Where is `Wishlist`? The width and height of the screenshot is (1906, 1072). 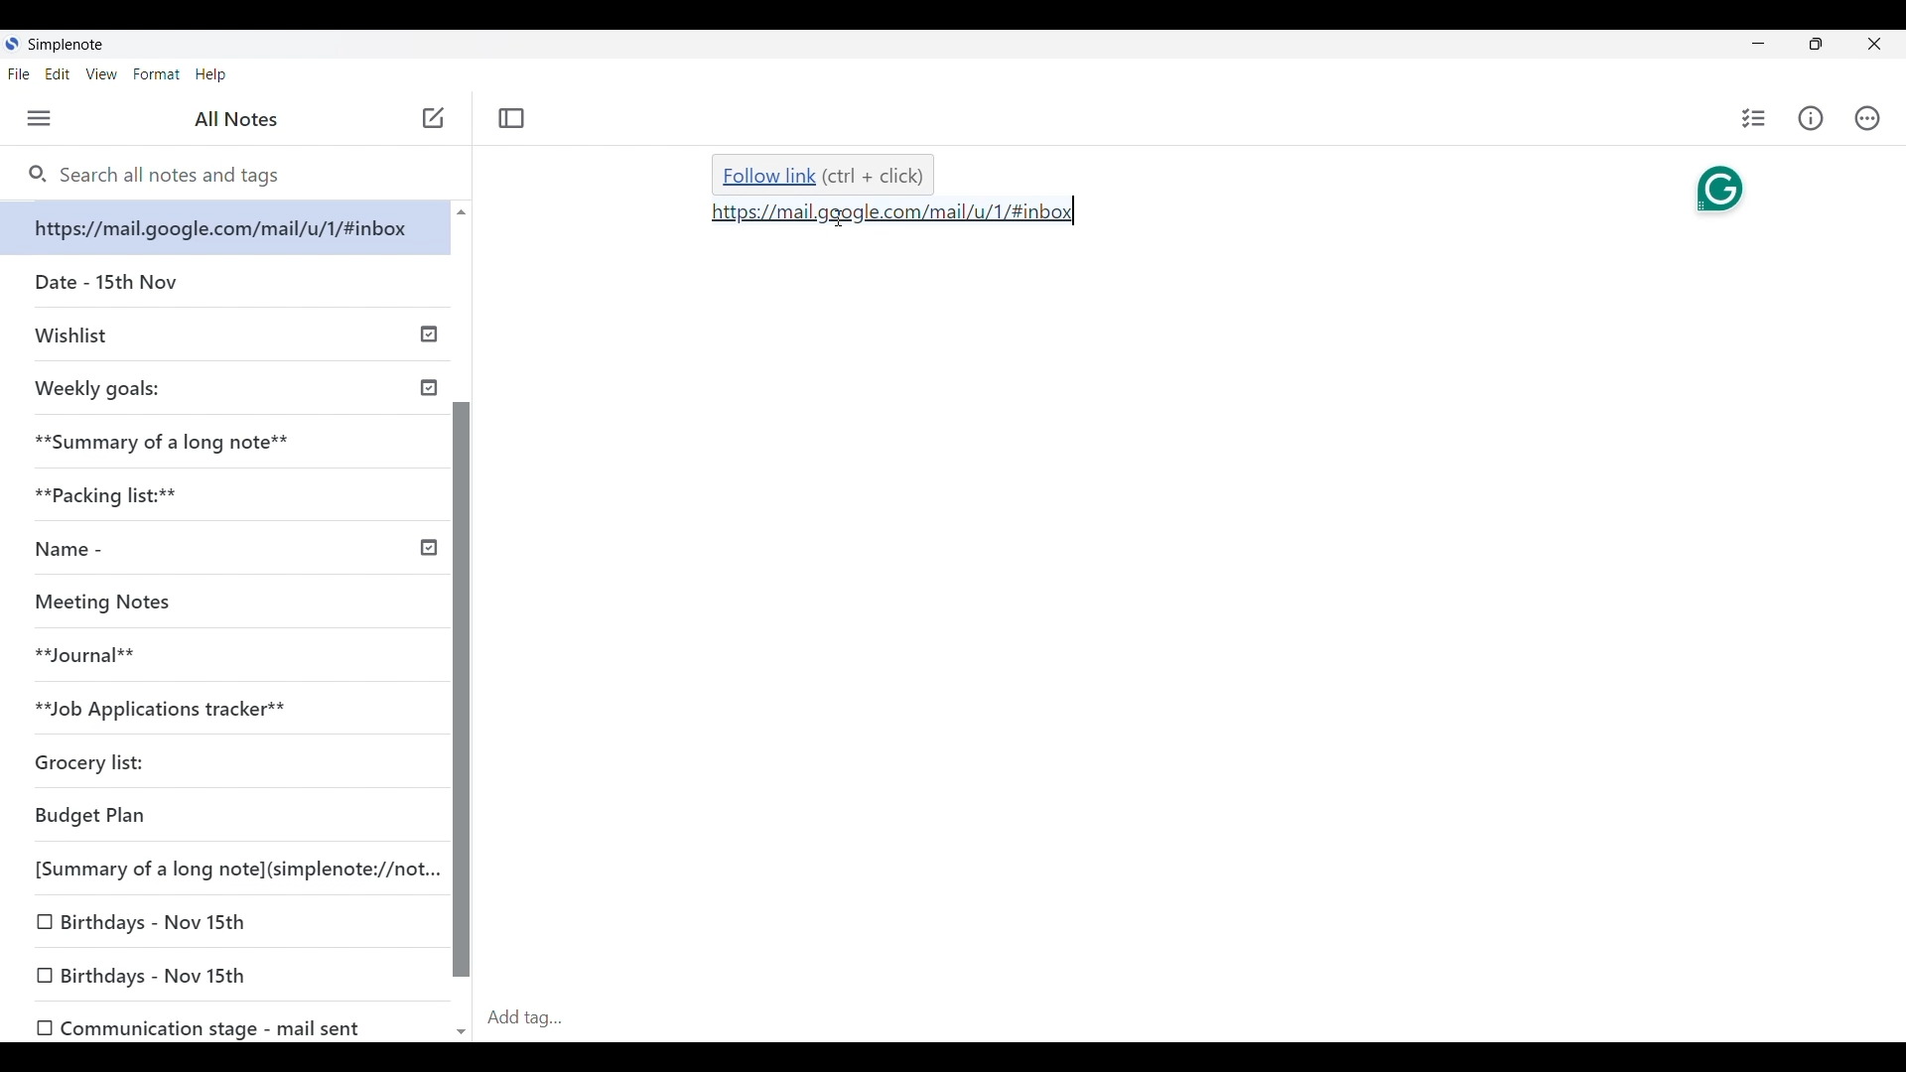
Wishlist is located at coordinates (72, 334).